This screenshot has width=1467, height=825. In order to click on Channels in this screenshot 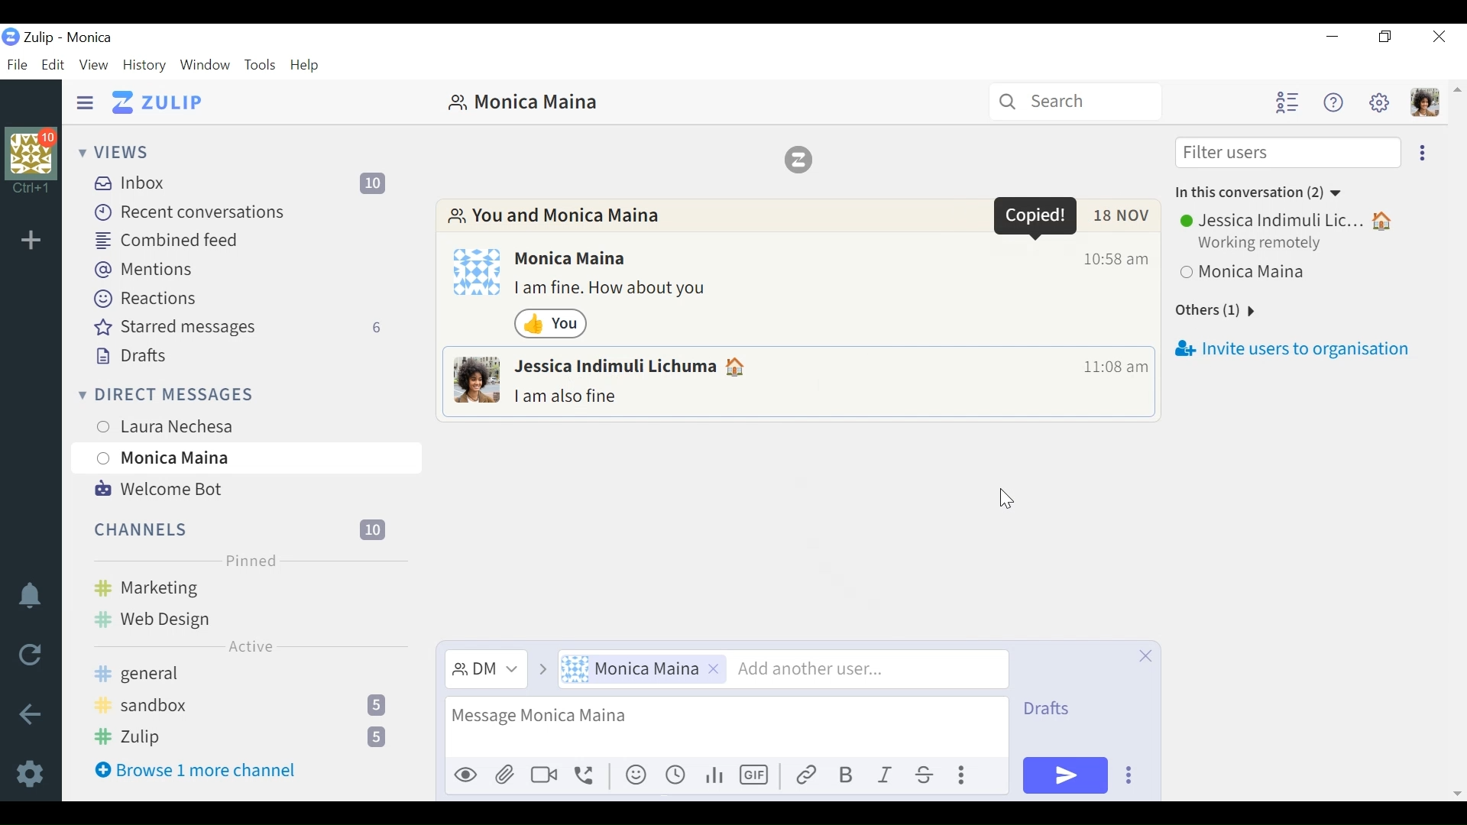, I will do `click(242, 528)`.